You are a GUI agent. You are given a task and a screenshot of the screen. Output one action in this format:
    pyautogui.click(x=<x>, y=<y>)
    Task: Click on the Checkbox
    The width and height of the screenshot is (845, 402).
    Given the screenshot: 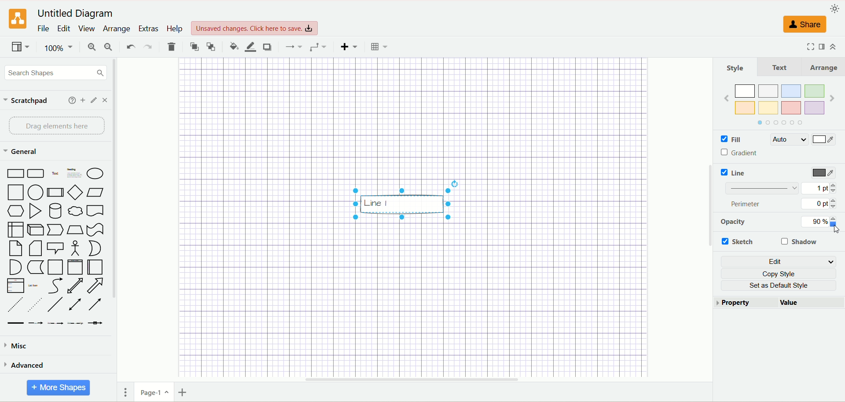 What is the action you would take?
    pyautogui.click(x=724, y=152)
    